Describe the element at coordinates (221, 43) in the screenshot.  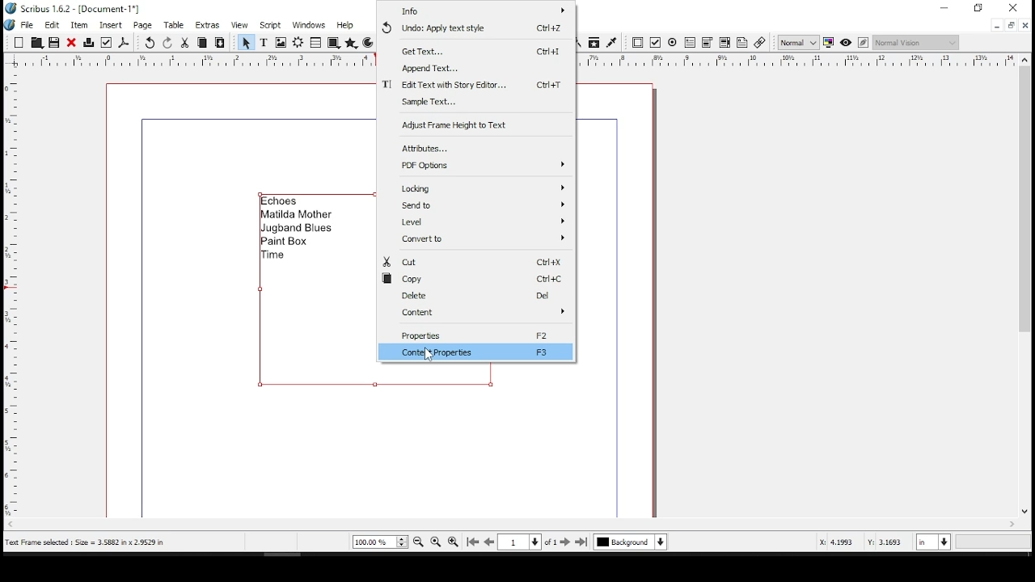
I see `paste` at that location.